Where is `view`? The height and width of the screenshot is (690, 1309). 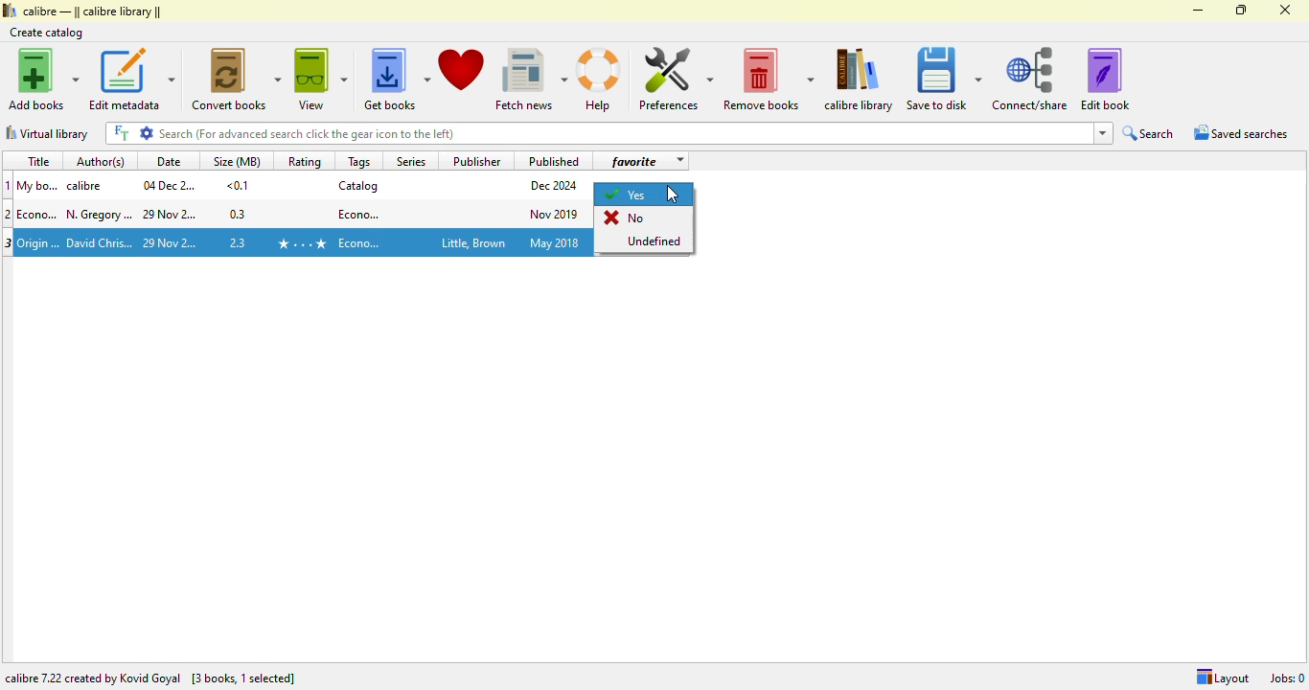
view is located at coordinates (321, 79).